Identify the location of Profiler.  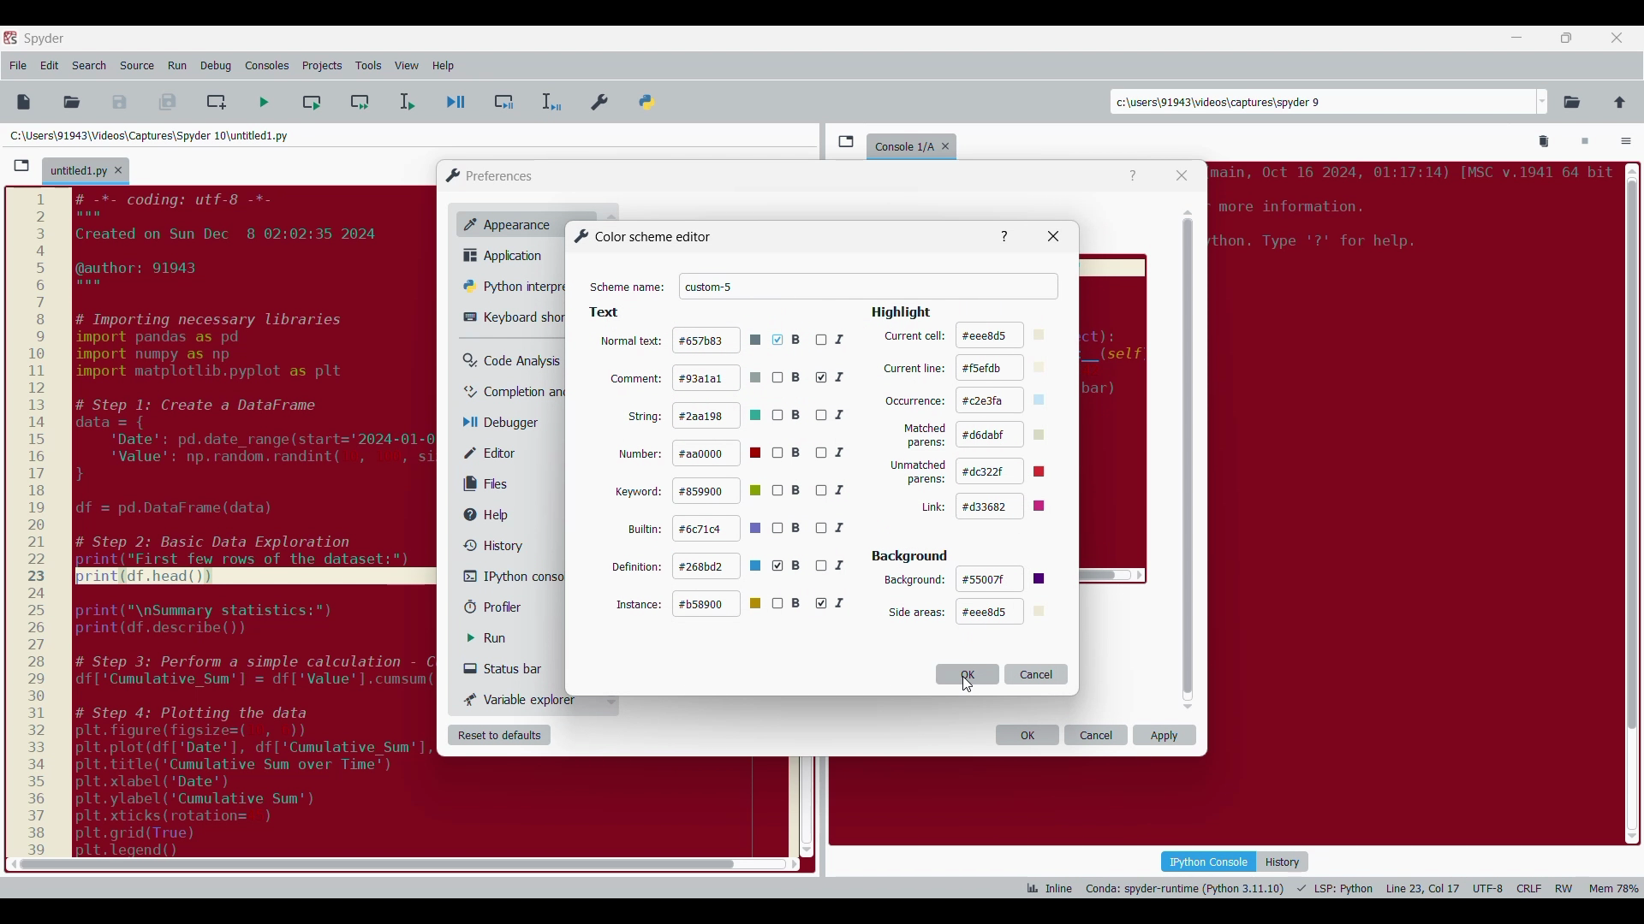
(509, 607).